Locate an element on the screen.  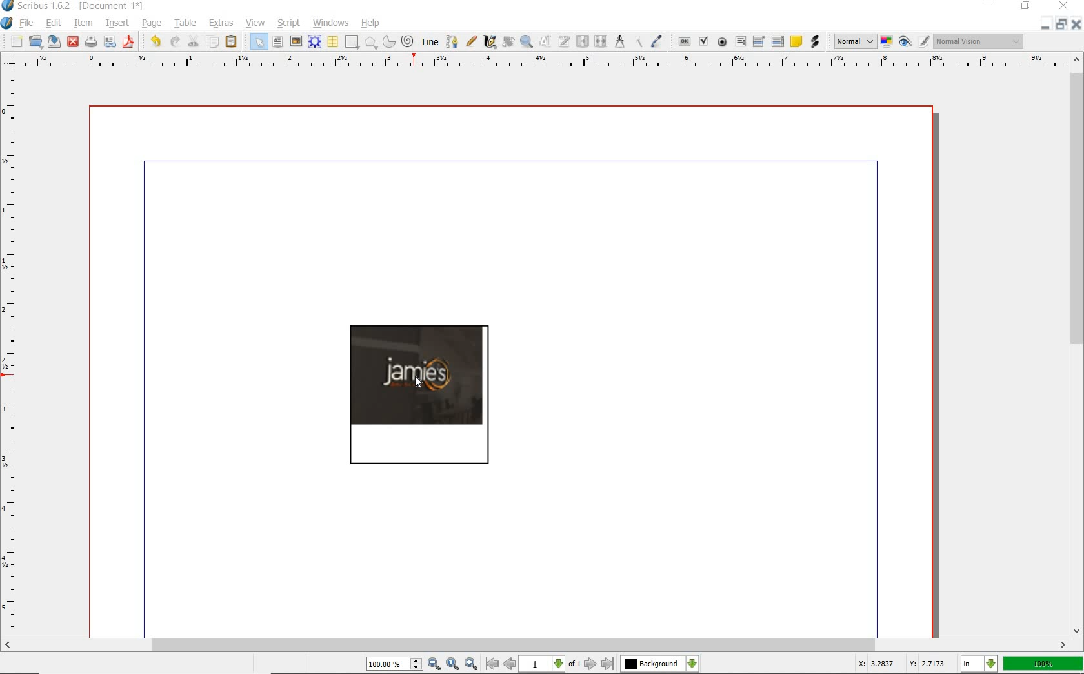
select the current unit is located at coordinates (980, 665).